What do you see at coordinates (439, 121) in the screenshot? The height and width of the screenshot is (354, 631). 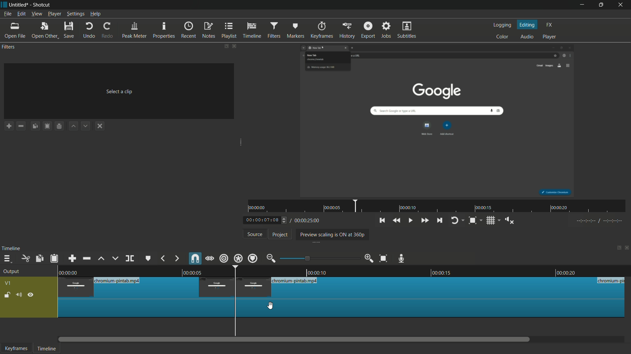 I see `preview video` at bounding box center [439, 121].